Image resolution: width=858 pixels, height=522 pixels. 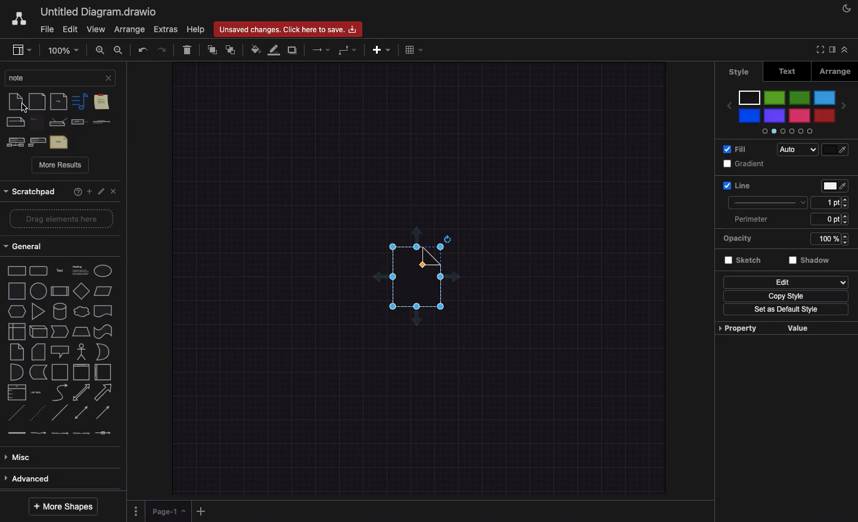 I want to click on callout, so click(x=59, y=351).